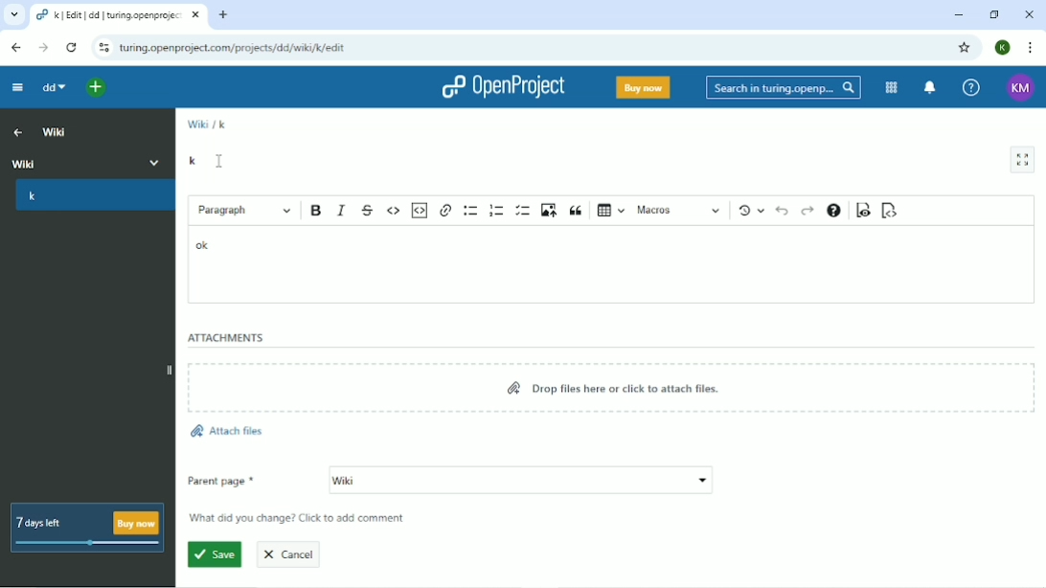 The image size is (1046, 588). I want to click on Link, so click(445, 210).